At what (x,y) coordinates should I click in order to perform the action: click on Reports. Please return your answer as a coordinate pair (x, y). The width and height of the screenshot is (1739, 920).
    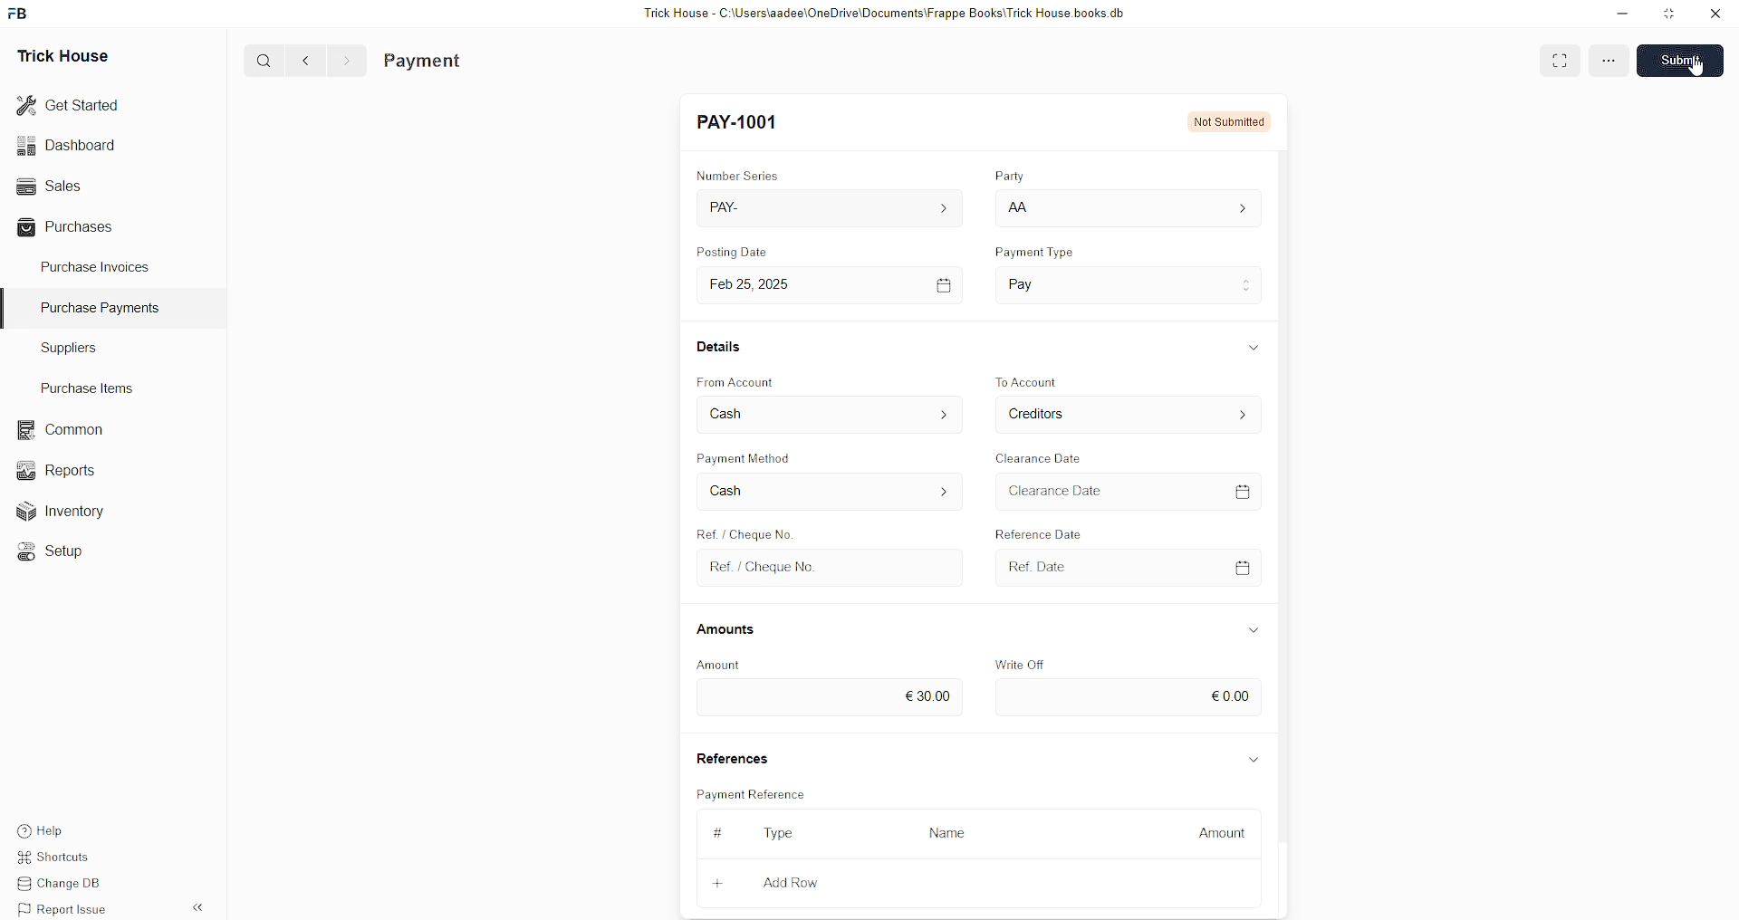
    Looking at the image, I should click on (62, 468).